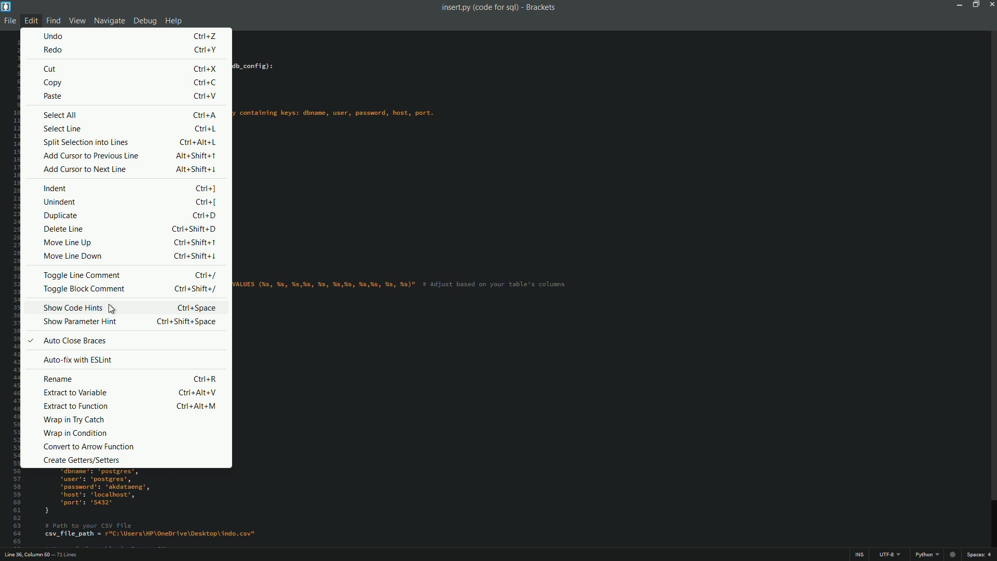  Describe the element at coordinates (73, 433) in the screenshot. I see `wrap in condition` at that location.